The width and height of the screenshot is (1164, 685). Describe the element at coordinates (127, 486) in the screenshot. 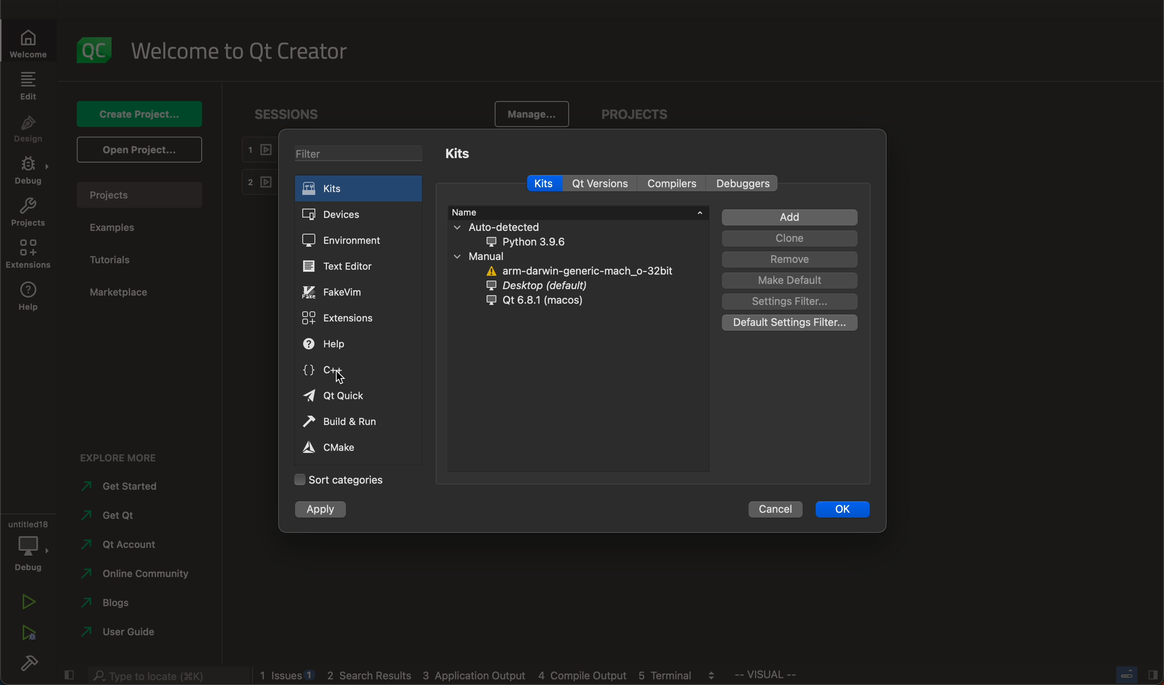

I see `started` at that location.